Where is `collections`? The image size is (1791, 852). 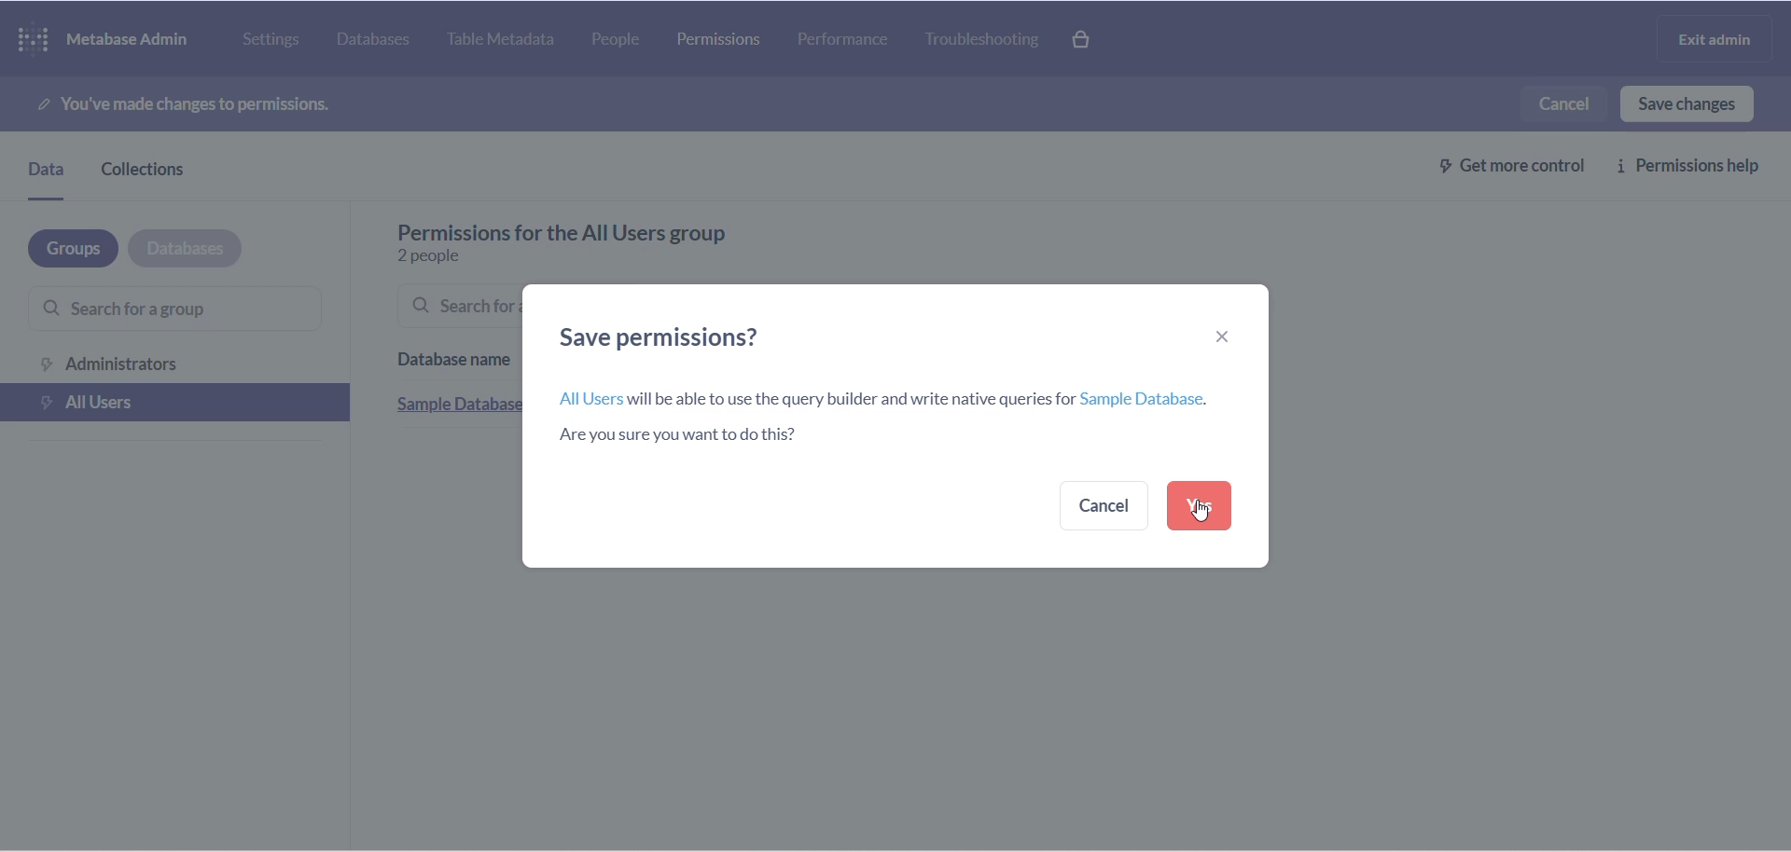 collections is located at coordinates (159, 170).